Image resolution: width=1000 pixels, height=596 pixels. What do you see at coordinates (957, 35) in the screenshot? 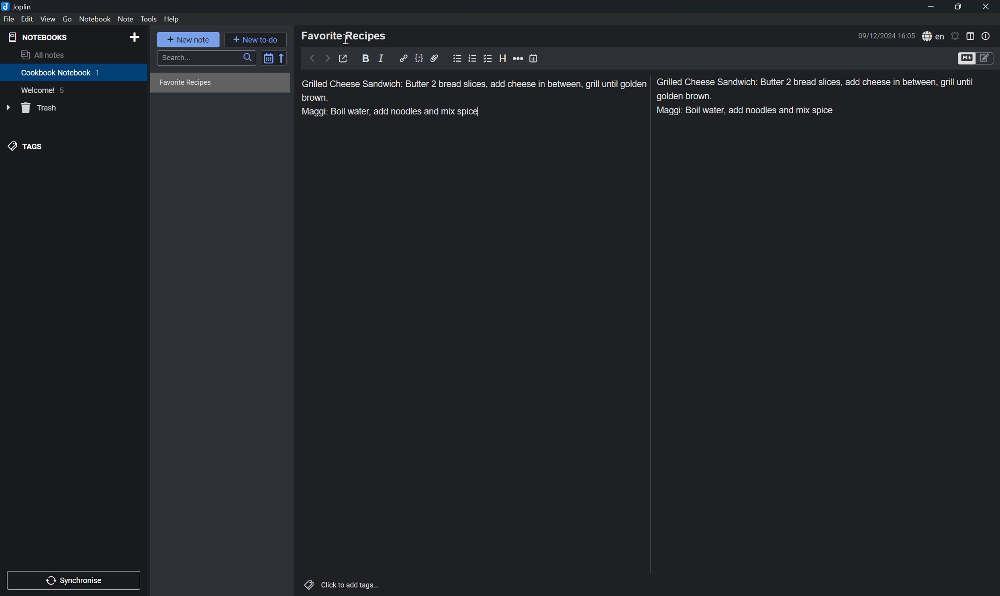
I see `Set alarm` at bounding box center [957, 35].